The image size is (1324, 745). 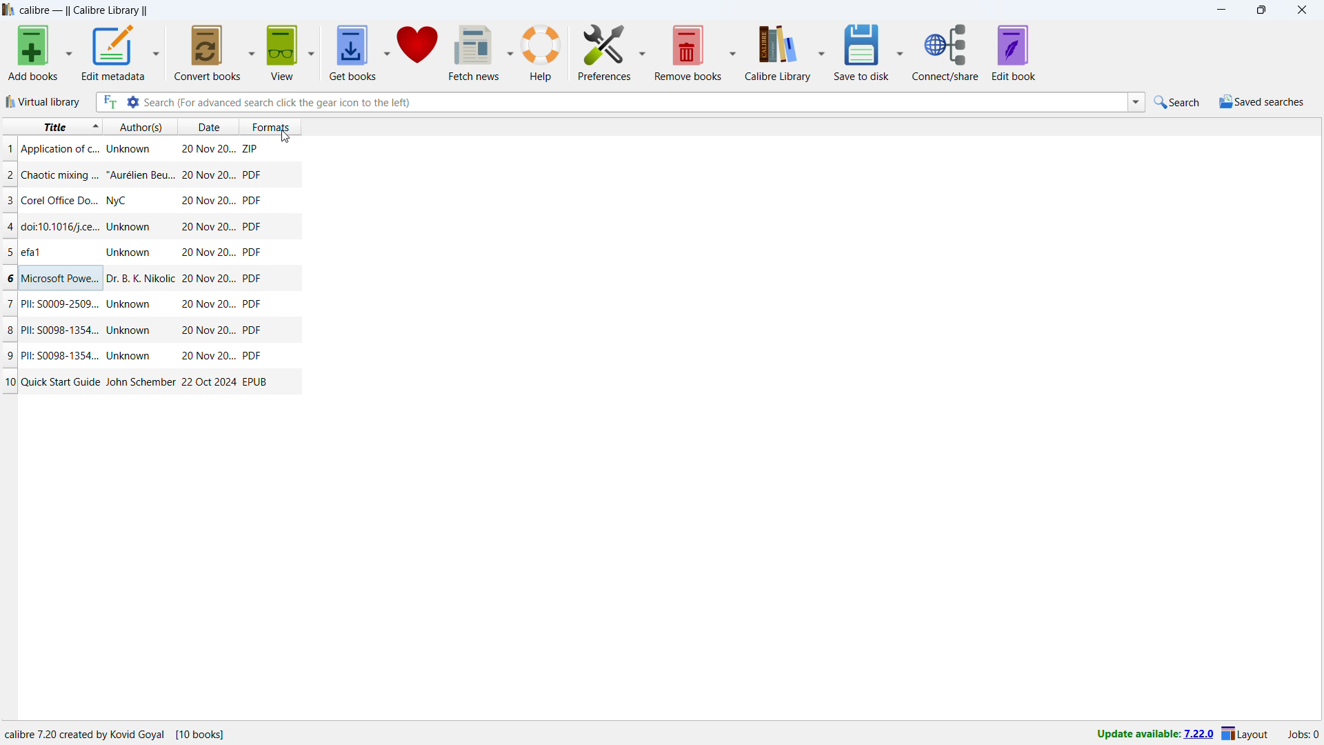 What do you see at coordinates (8, 355) in the screenshot?
I see `9` at bounding box center [8, 355].